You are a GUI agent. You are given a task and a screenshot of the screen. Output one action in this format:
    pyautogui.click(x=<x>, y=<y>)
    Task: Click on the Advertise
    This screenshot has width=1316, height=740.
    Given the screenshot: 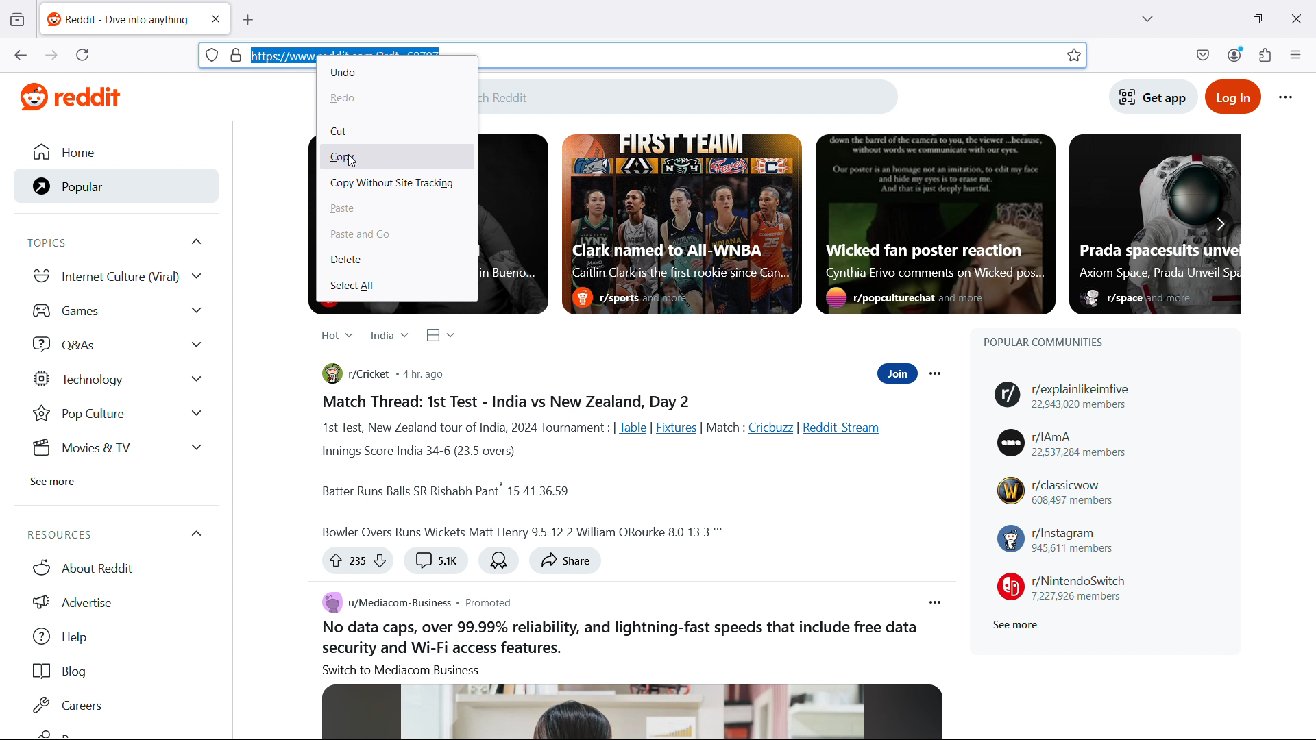 What is the action you would take?
    pyautogui.click(x=117, y=602)
    